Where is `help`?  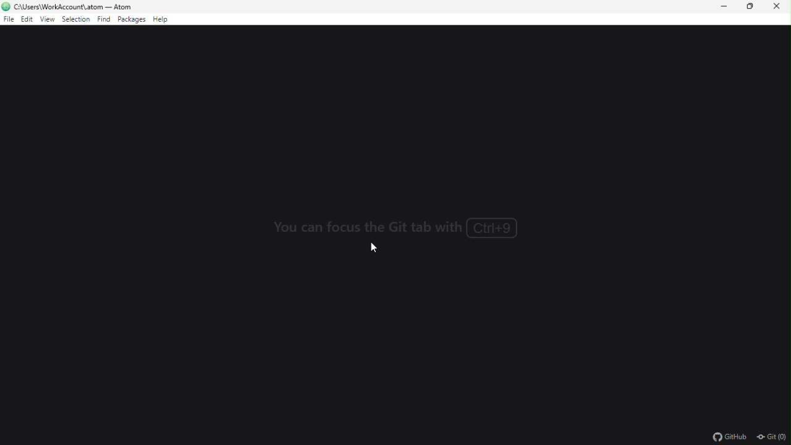 help is located at coordinates (162, 20).